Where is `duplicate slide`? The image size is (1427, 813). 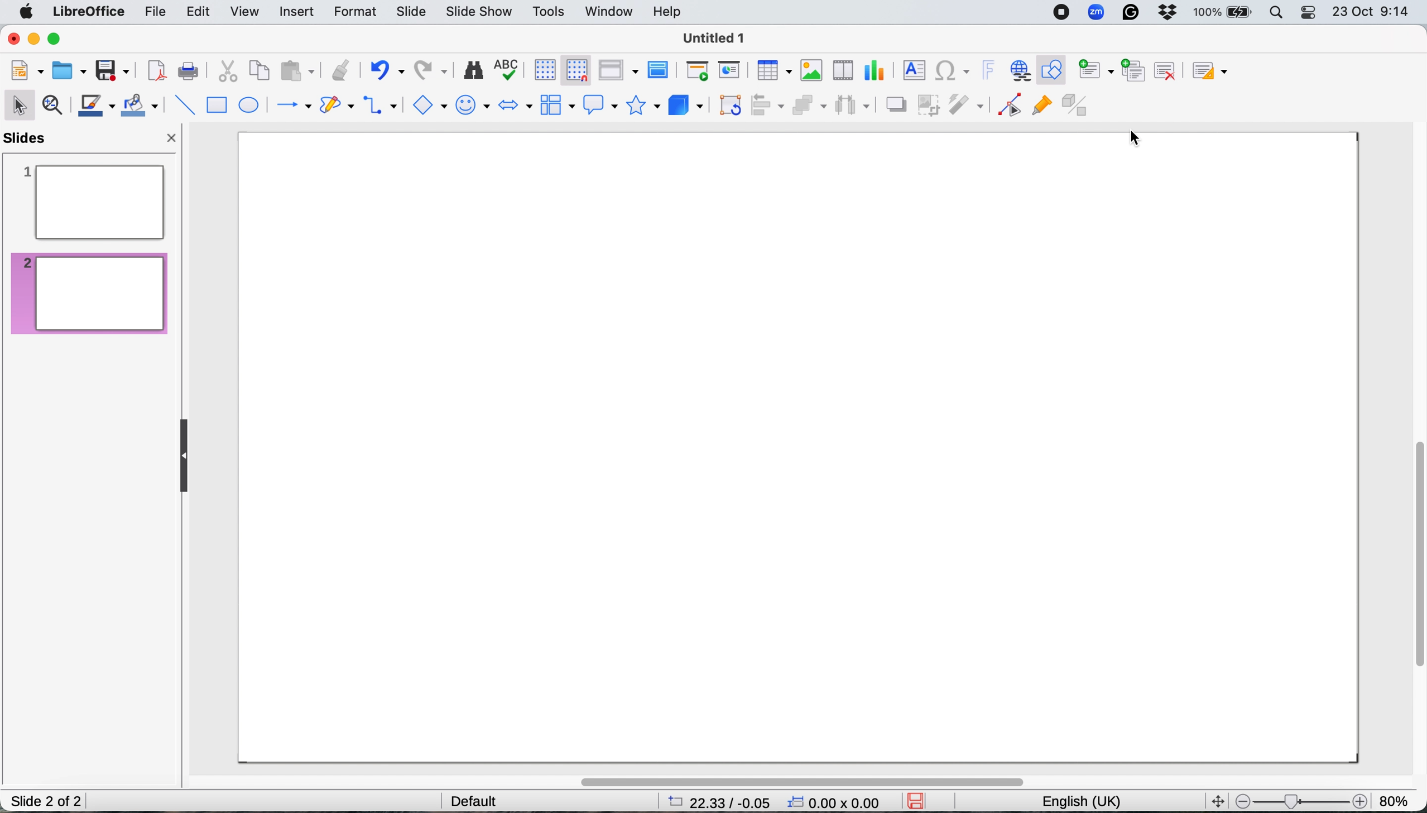
duplicate slide is located at coordinates (1136, 70).